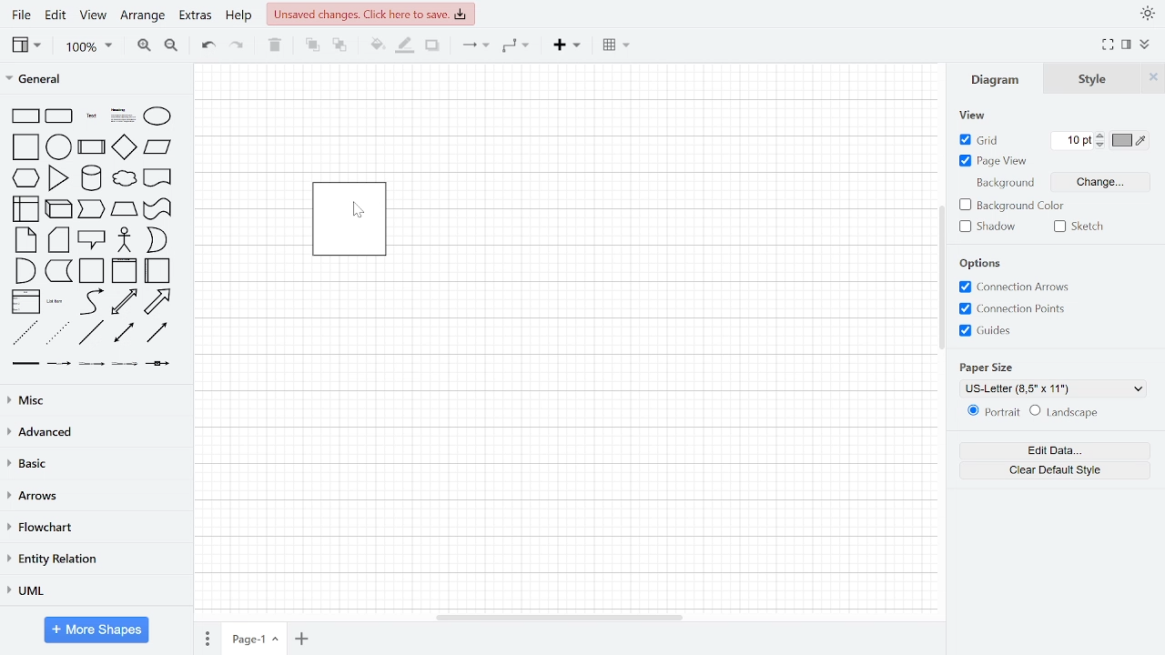 The width and height of the screenshot is (1165, 655). Describe the element at coordinates (559, 617) in the screenshot. I see `horizontal scrollbar` at that location.